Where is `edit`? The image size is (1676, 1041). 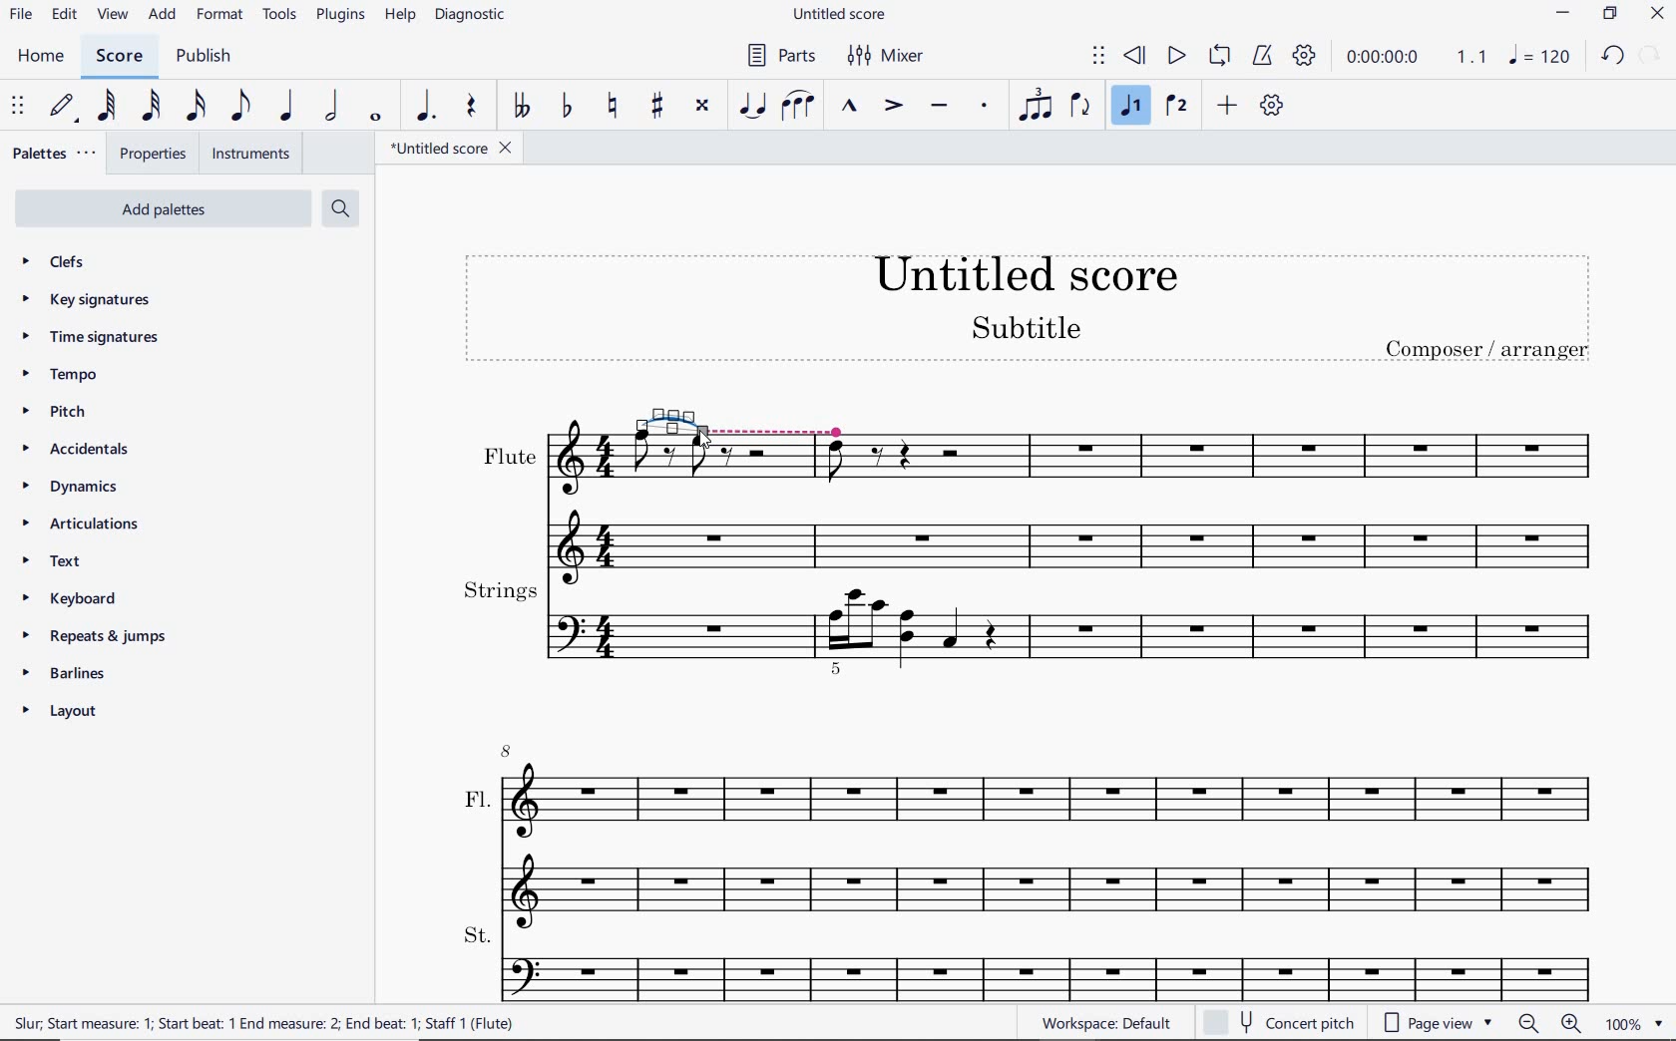
edit is located at coordinates (65, 16).